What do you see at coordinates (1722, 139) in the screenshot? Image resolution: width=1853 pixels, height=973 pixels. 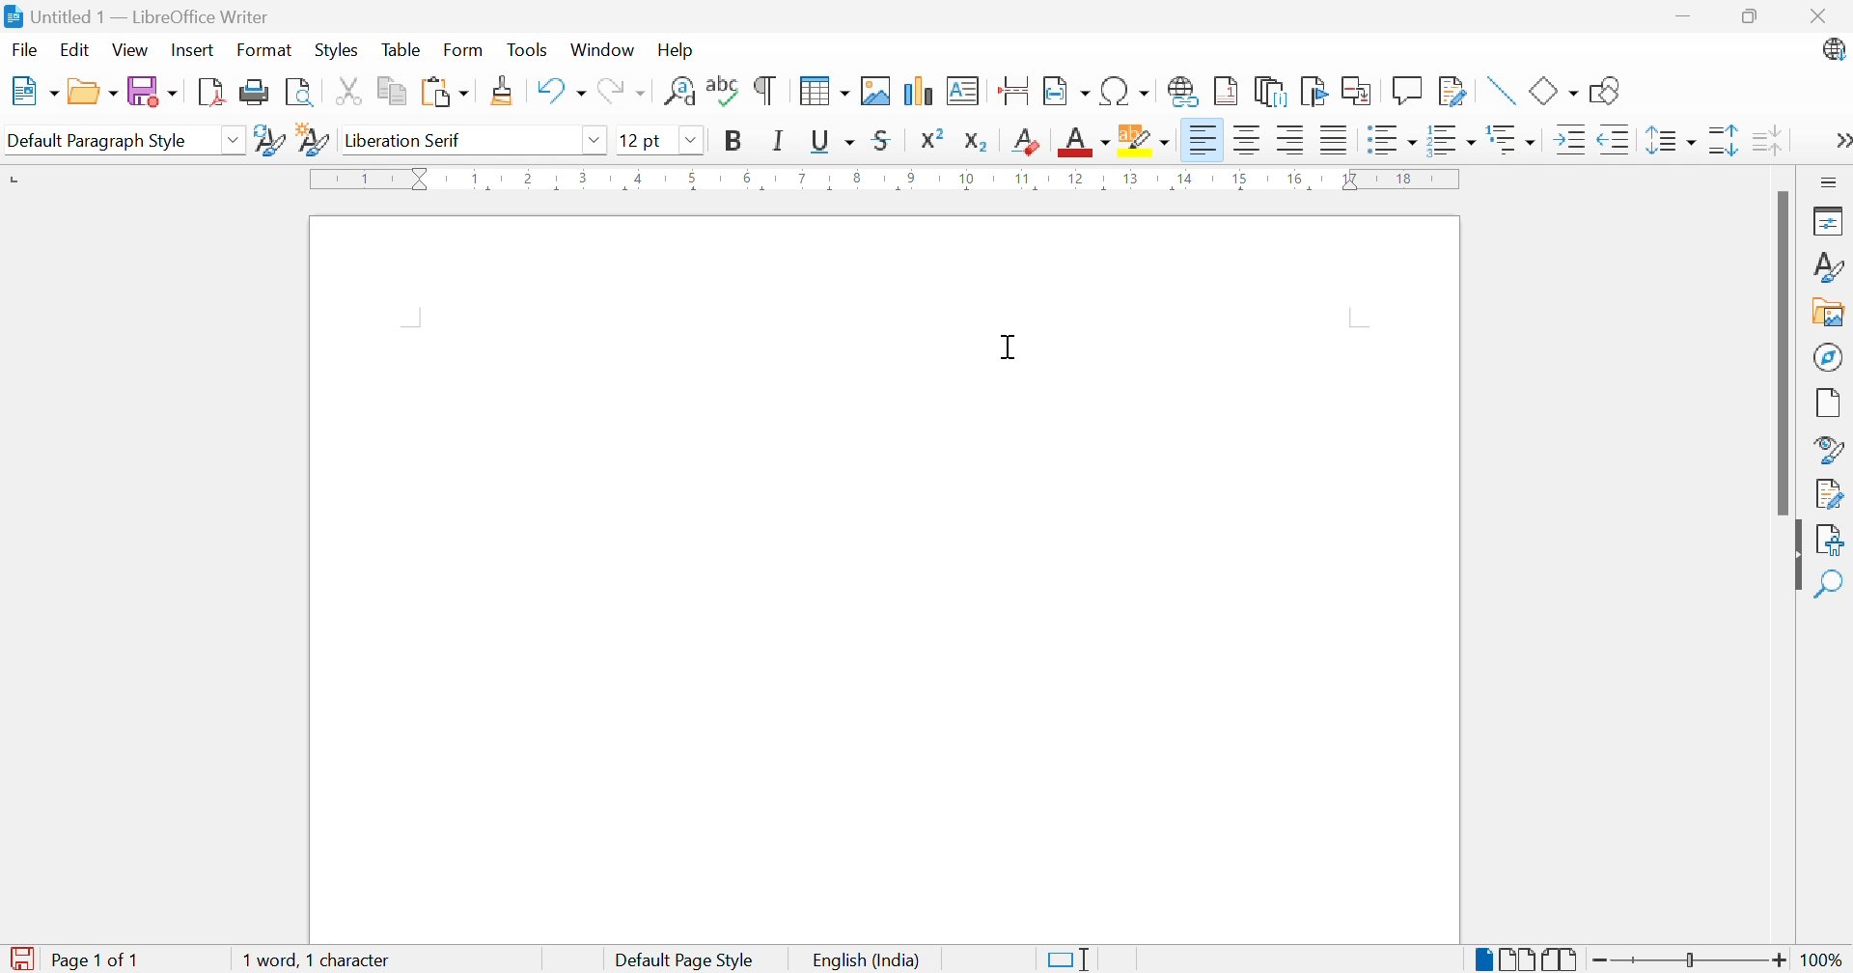 I see `Increase Paragraph Spacing` at bounding box center [1722, 139].